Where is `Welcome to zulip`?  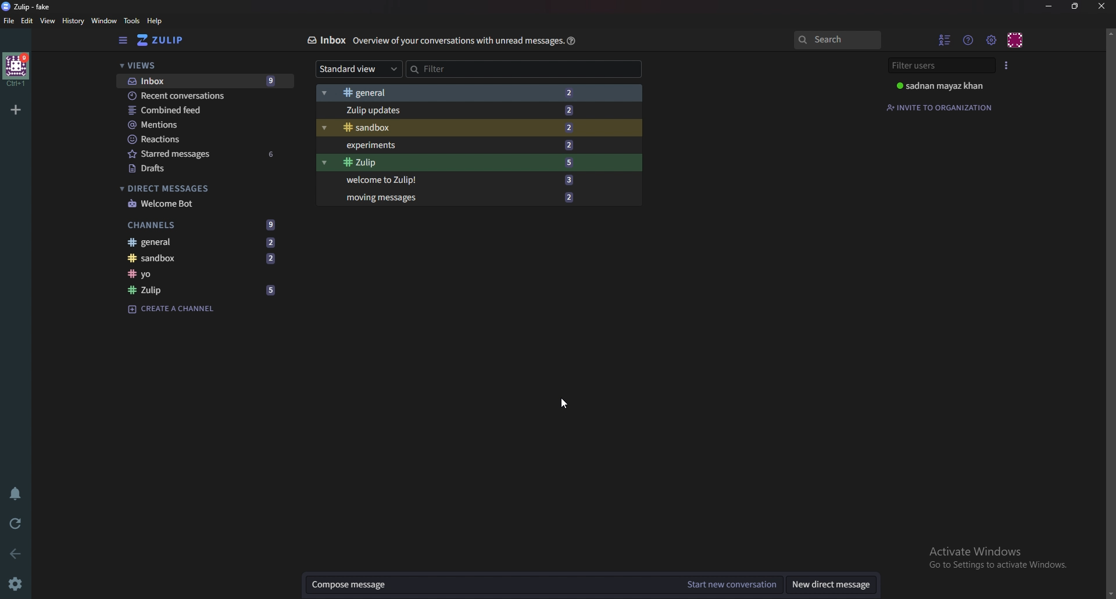
Welcome to zulip is located at coordinates (478, 179).